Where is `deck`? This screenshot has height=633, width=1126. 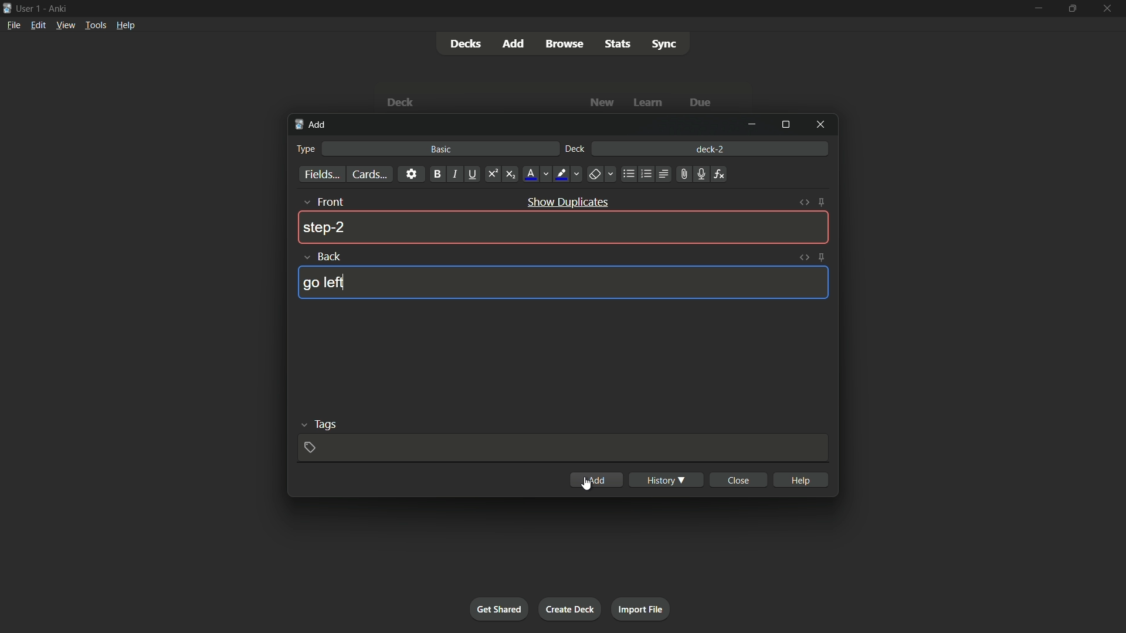
deck is located at coordinates (403, 102).